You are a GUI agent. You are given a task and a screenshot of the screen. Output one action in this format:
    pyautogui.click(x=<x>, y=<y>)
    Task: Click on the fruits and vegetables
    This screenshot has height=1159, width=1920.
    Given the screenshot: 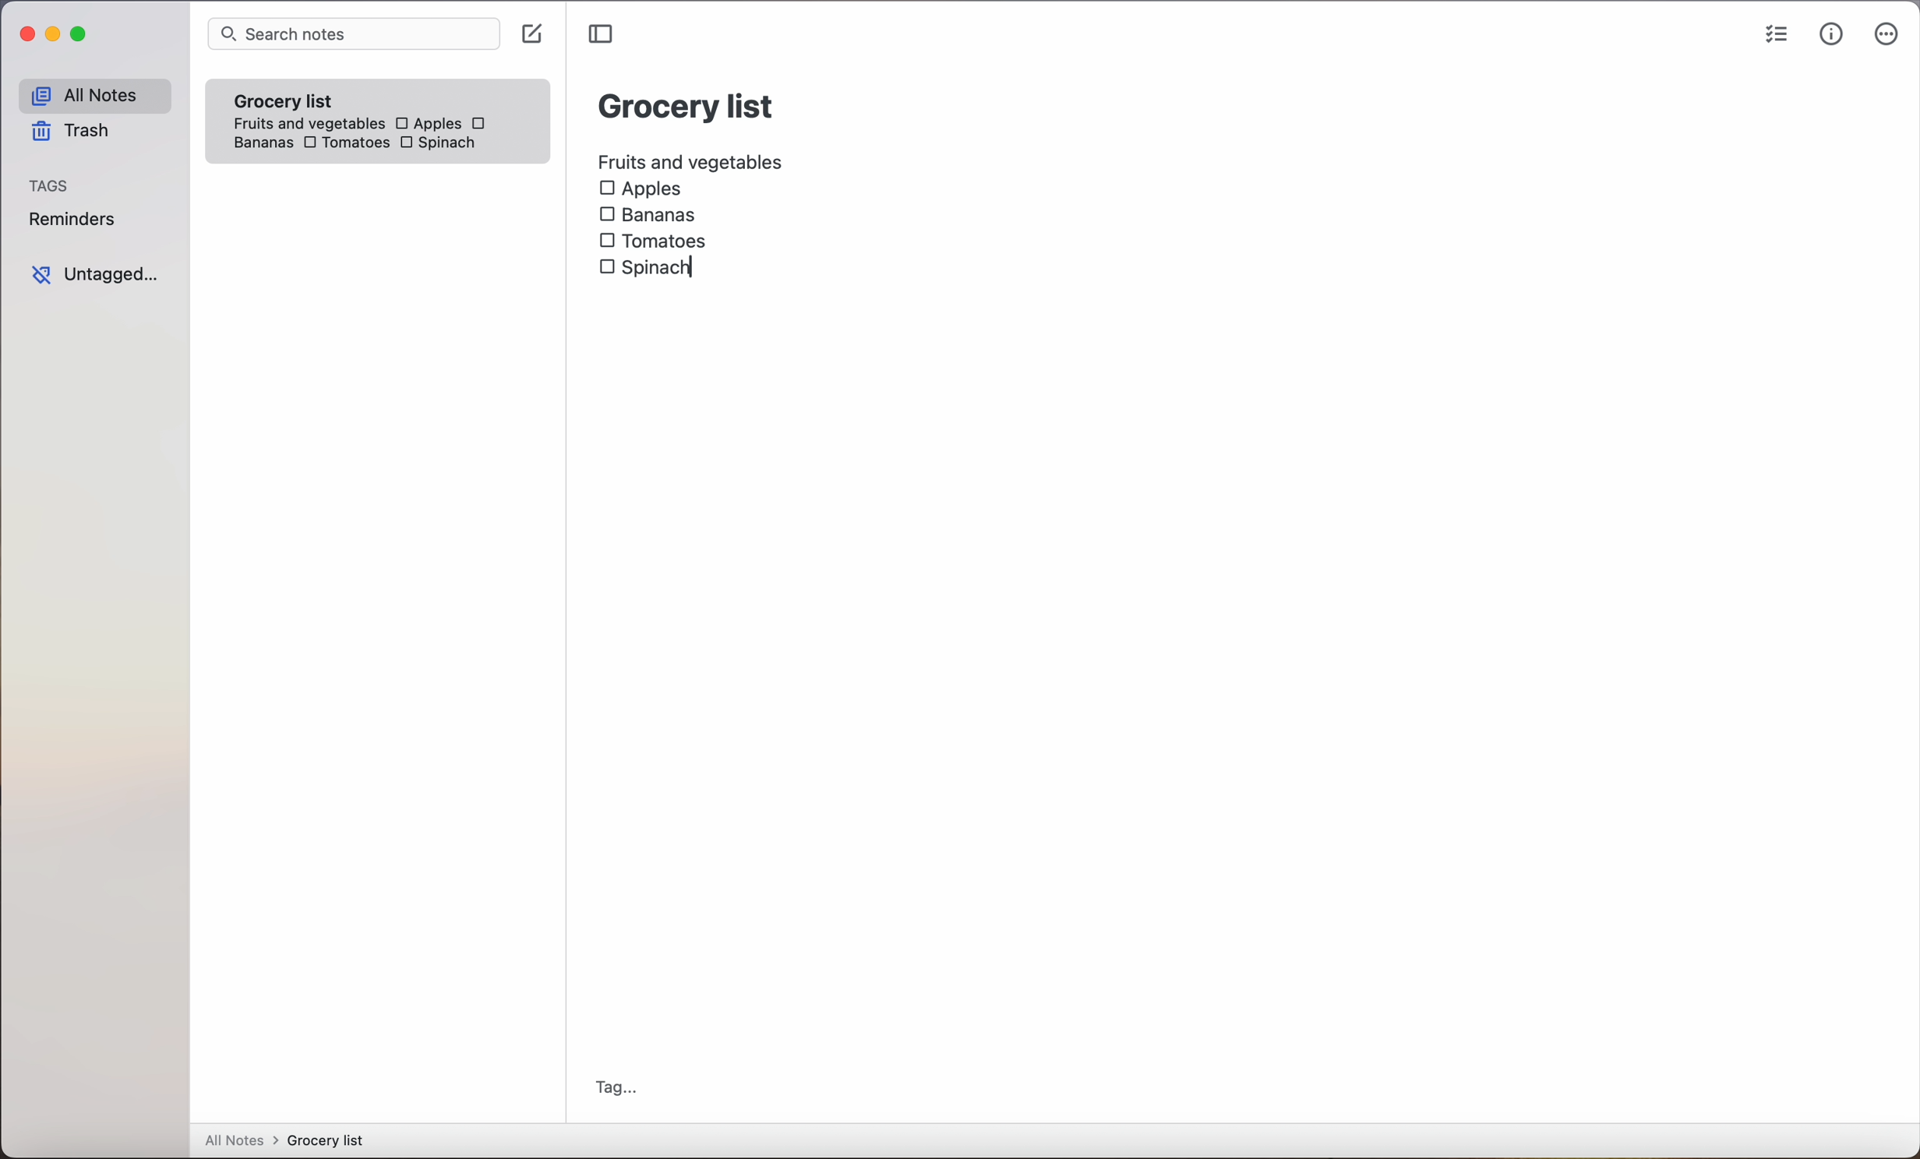 What is the action you would take?
    pyautogui.click(x=692, y=160)
    